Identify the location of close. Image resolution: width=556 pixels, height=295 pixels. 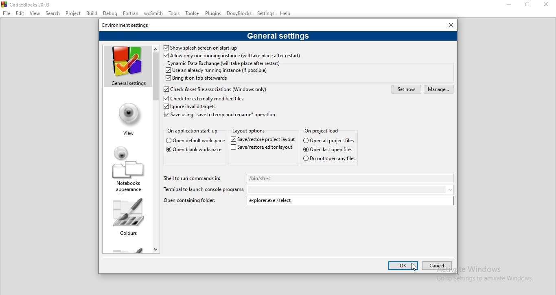
(548, 6).